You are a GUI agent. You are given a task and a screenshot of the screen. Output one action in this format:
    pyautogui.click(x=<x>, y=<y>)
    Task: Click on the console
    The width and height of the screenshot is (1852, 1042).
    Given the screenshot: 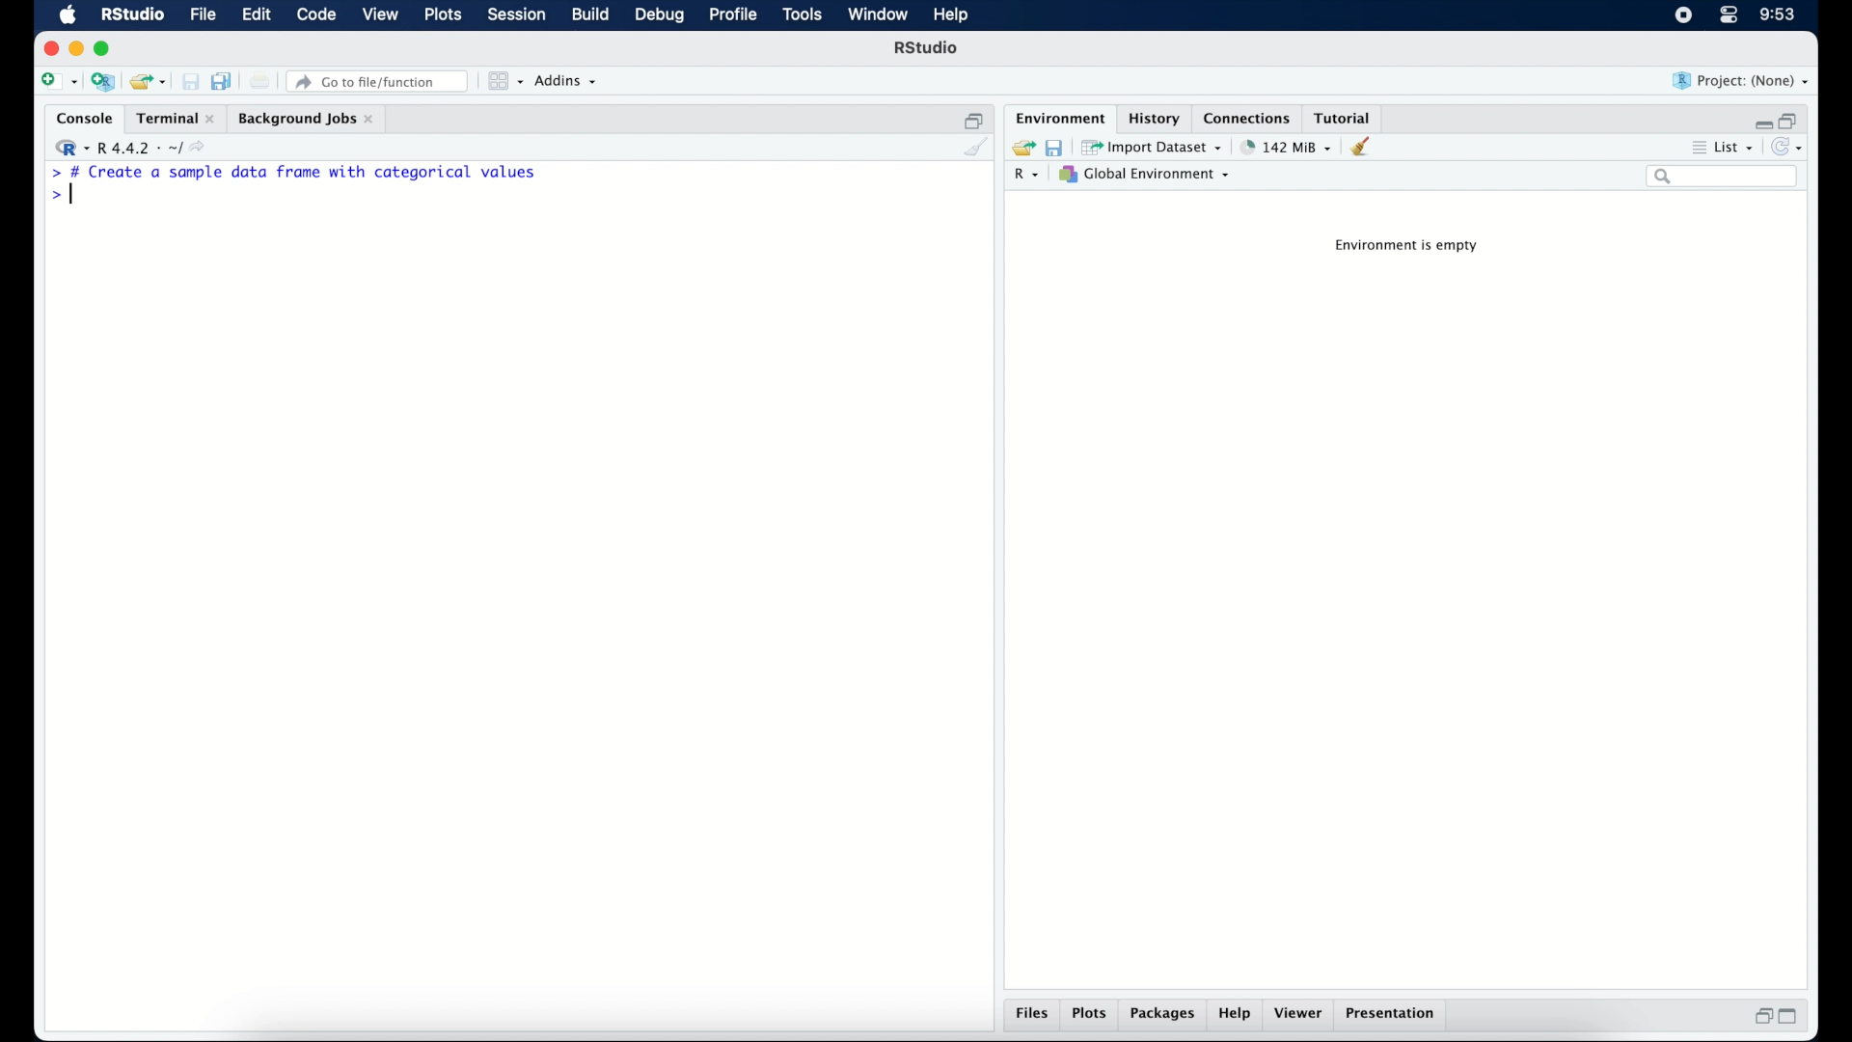 What is the action you would take?
    pyautogui.click(x=80, y=117)
    